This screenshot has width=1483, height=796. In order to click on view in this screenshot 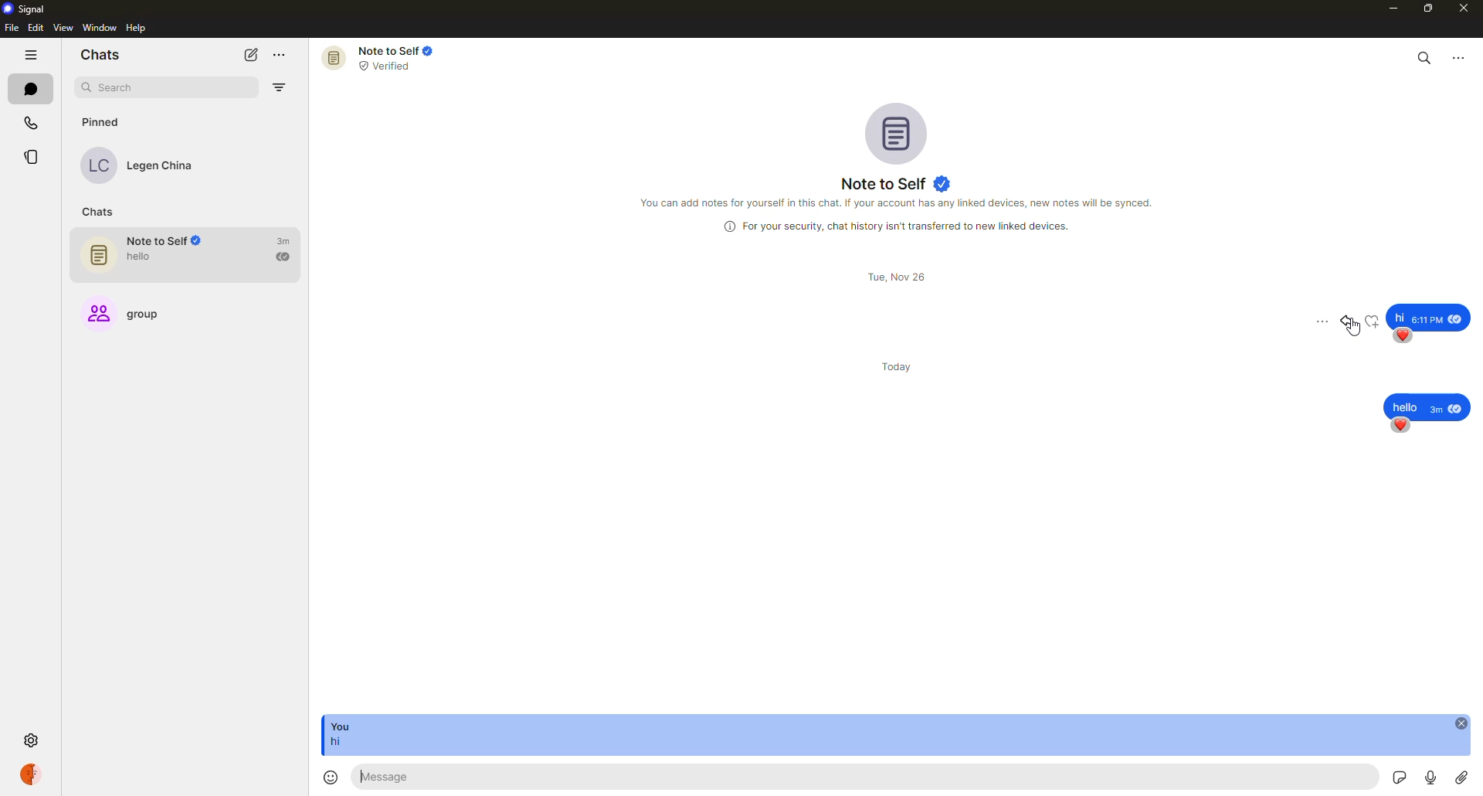, I will do `click(61, 28)`.